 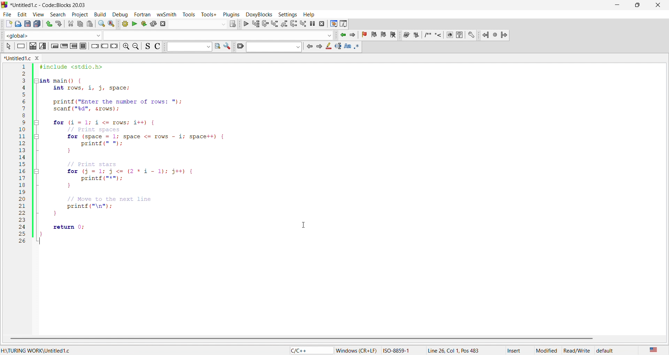 What do you see at coordinates (135, 47) in the screenshot?
I see `zoom out` at bounding box center [135, 47].